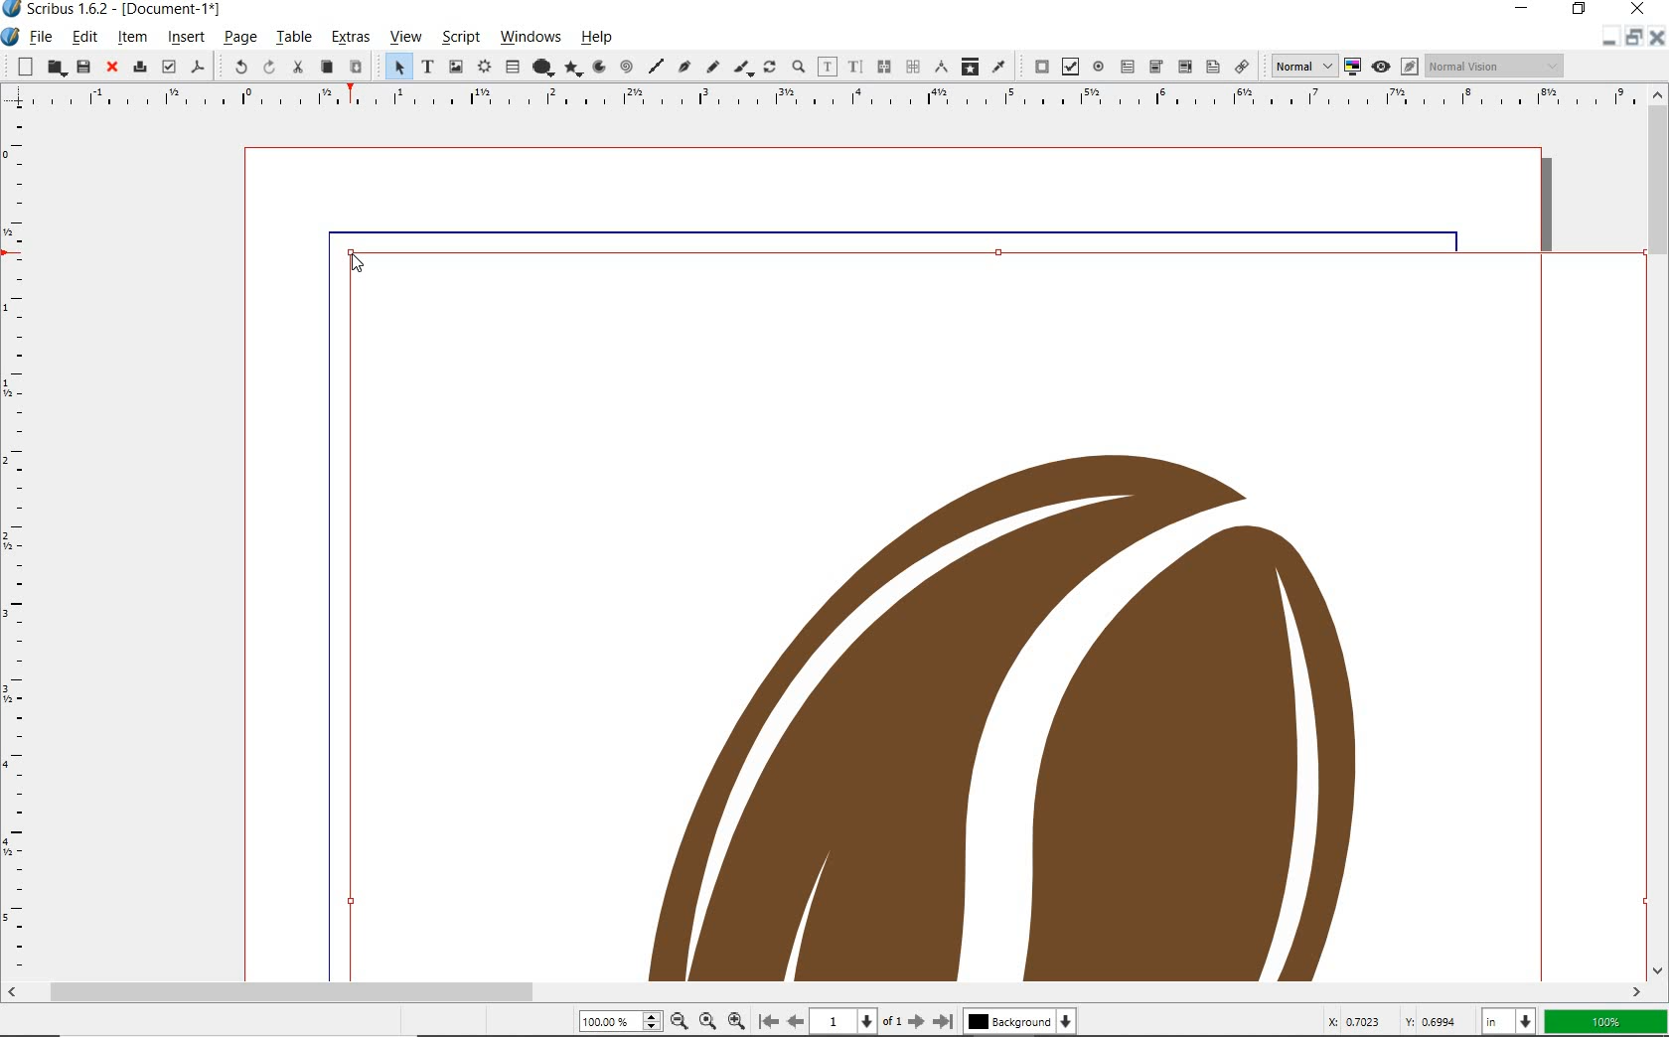 The height and width of the screenshot is (1037, 1669). Describe the element at coordinates (655, 68) in the screenshot. I see `line` at that location.